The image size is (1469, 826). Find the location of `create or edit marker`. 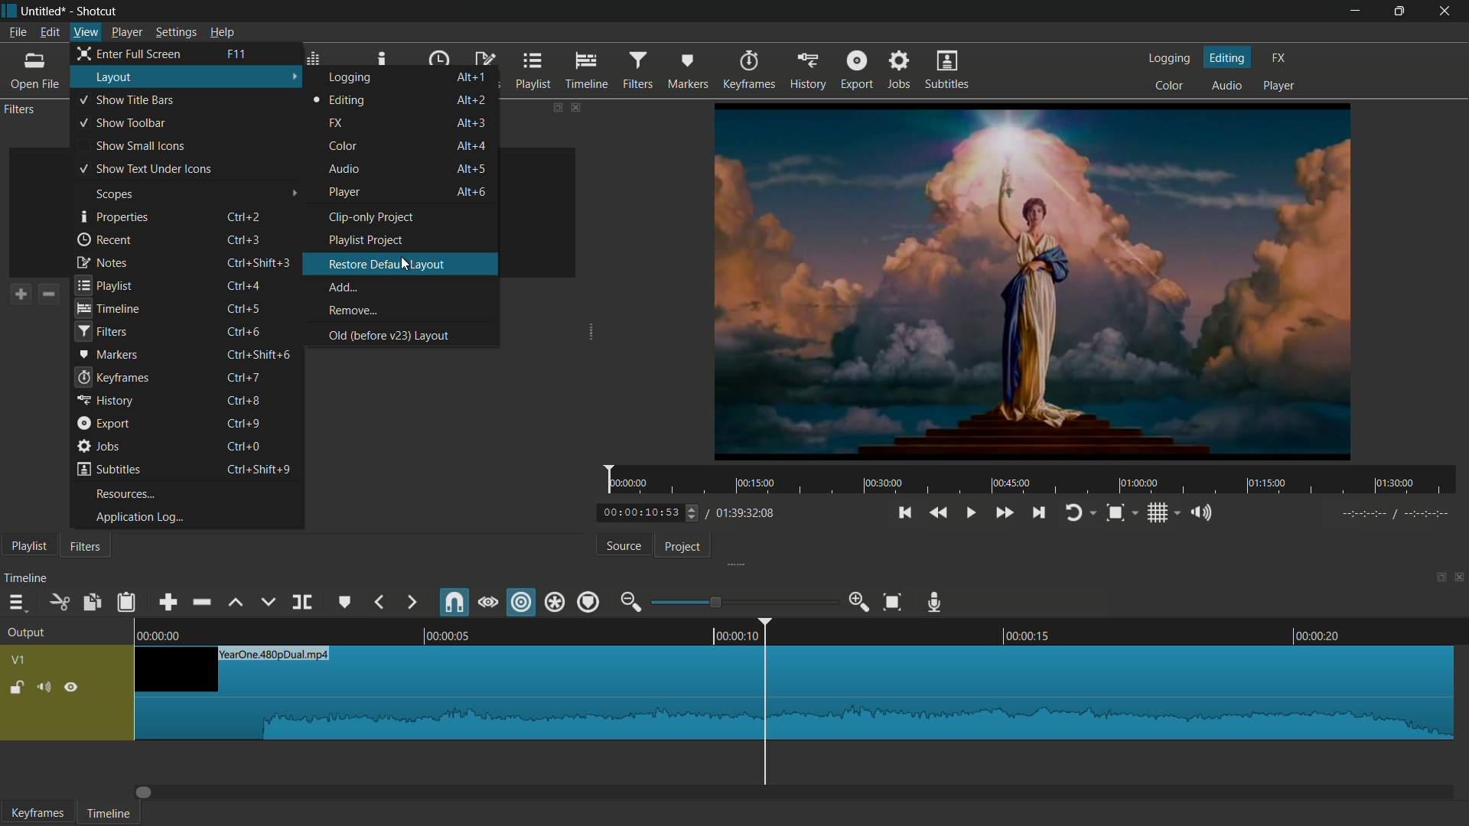

create or edit marker is located at coordinates (346, 603).